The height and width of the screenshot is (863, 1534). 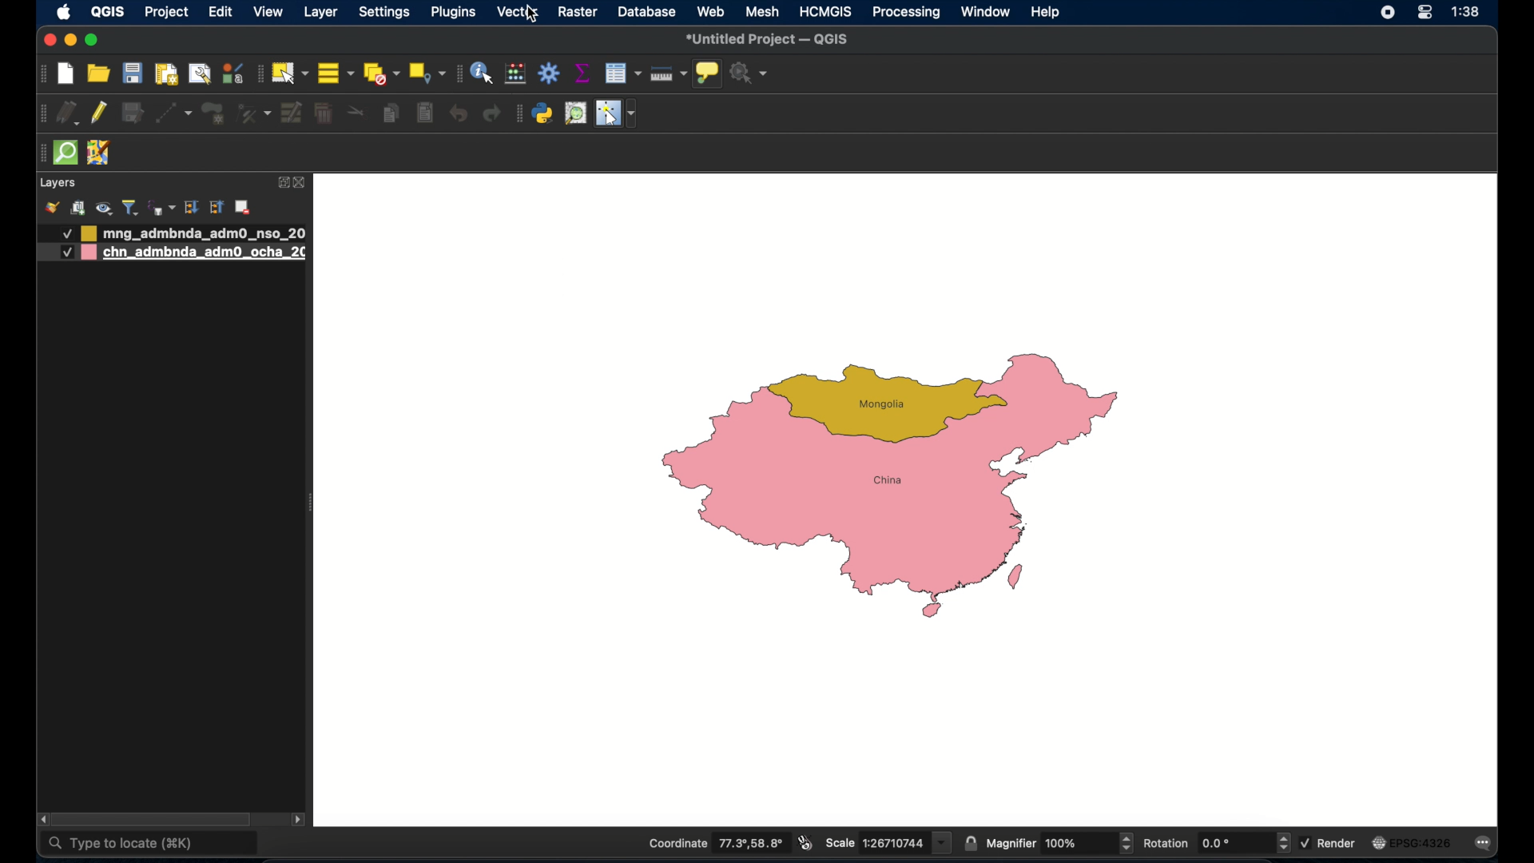 I want to click on open attribute table, so click(x=623, y=73).